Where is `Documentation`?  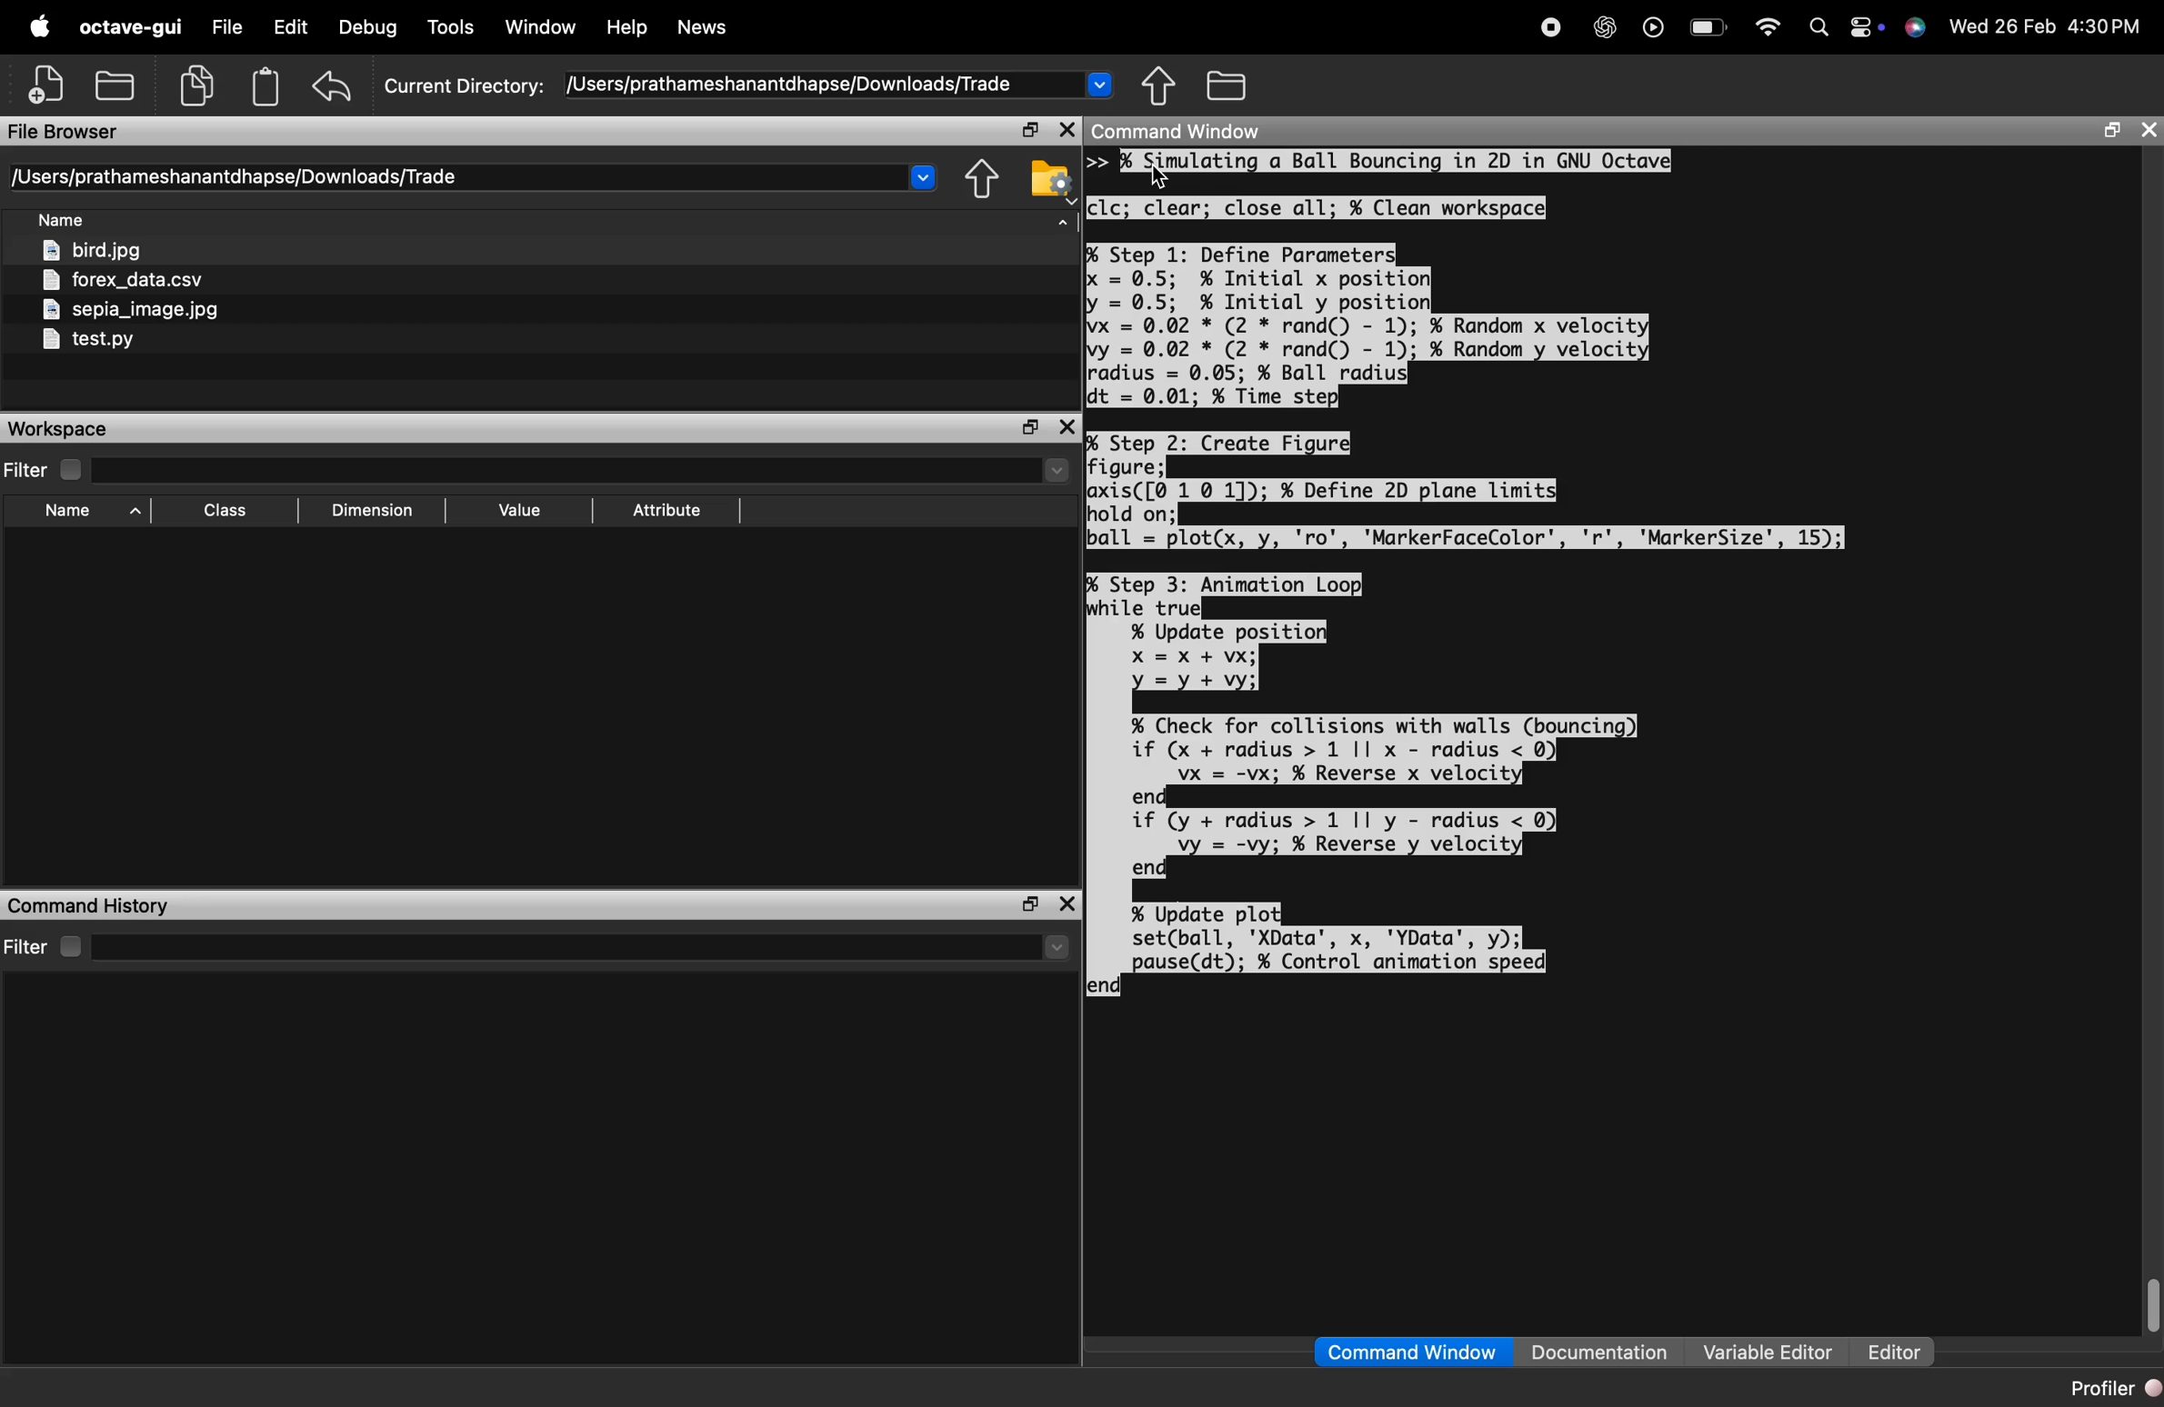 Documentation is located at coordinates (1600, 1352).